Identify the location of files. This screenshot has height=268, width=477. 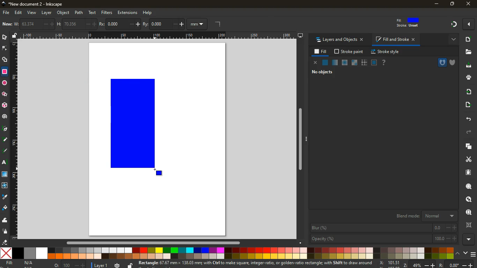
(466, 52).